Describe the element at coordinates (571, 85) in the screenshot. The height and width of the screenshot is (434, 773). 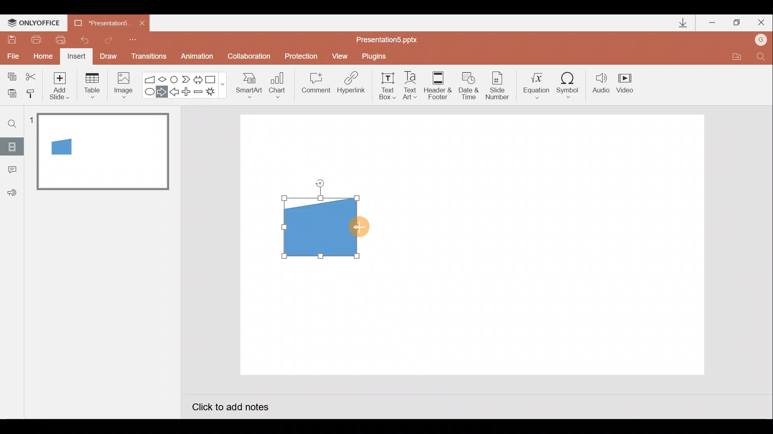
I see `Symbol` at that location.